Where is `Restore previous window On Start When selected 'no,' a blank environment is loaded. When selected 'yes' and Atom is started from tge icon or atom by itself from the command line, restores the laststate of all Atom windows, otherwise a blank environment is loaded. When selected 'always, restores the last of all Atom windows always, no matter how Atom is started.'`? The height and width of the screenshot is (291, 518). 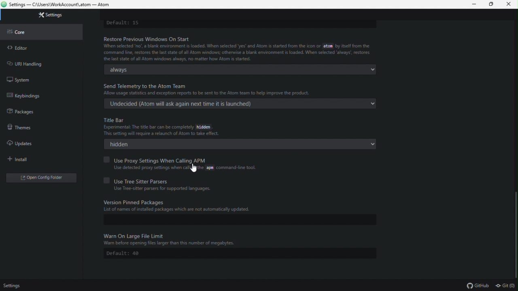 Restore previous window On Start When selected 'no,' a blank environment is loaded. When selected 'yes' and Atom is started from tge icon or atom by itself from the command line, restores the laststate of all Atom windows, otherwise a blank environment is loaded. When selected 'always, restores the last of all Atom windows always, no matter how Atom is started.' is located at coordinates (237, 48).